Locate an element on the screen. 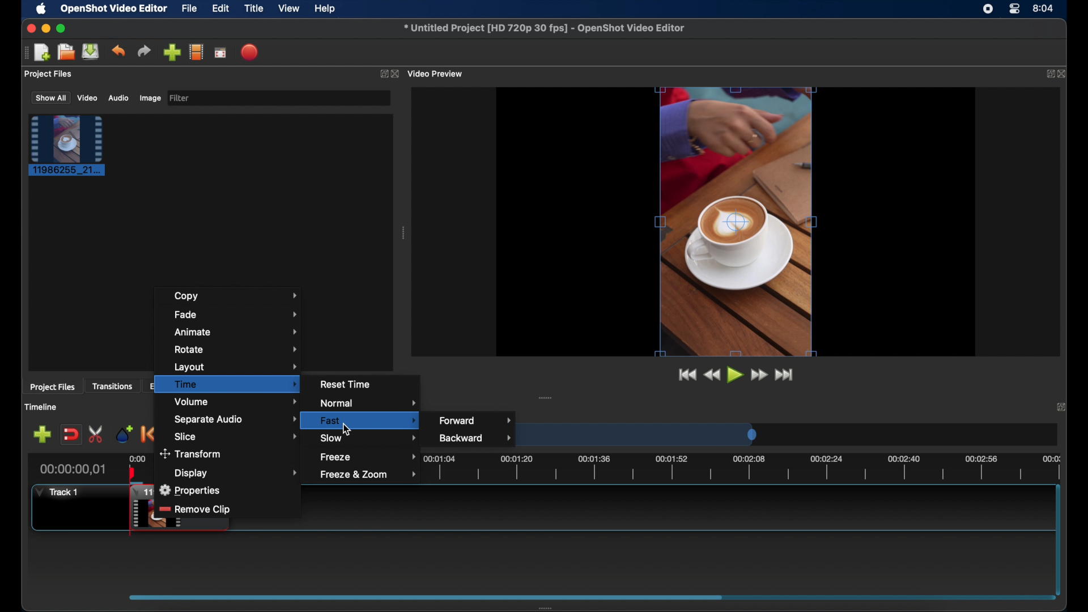  normal menu is located at coordinates (371, 403).